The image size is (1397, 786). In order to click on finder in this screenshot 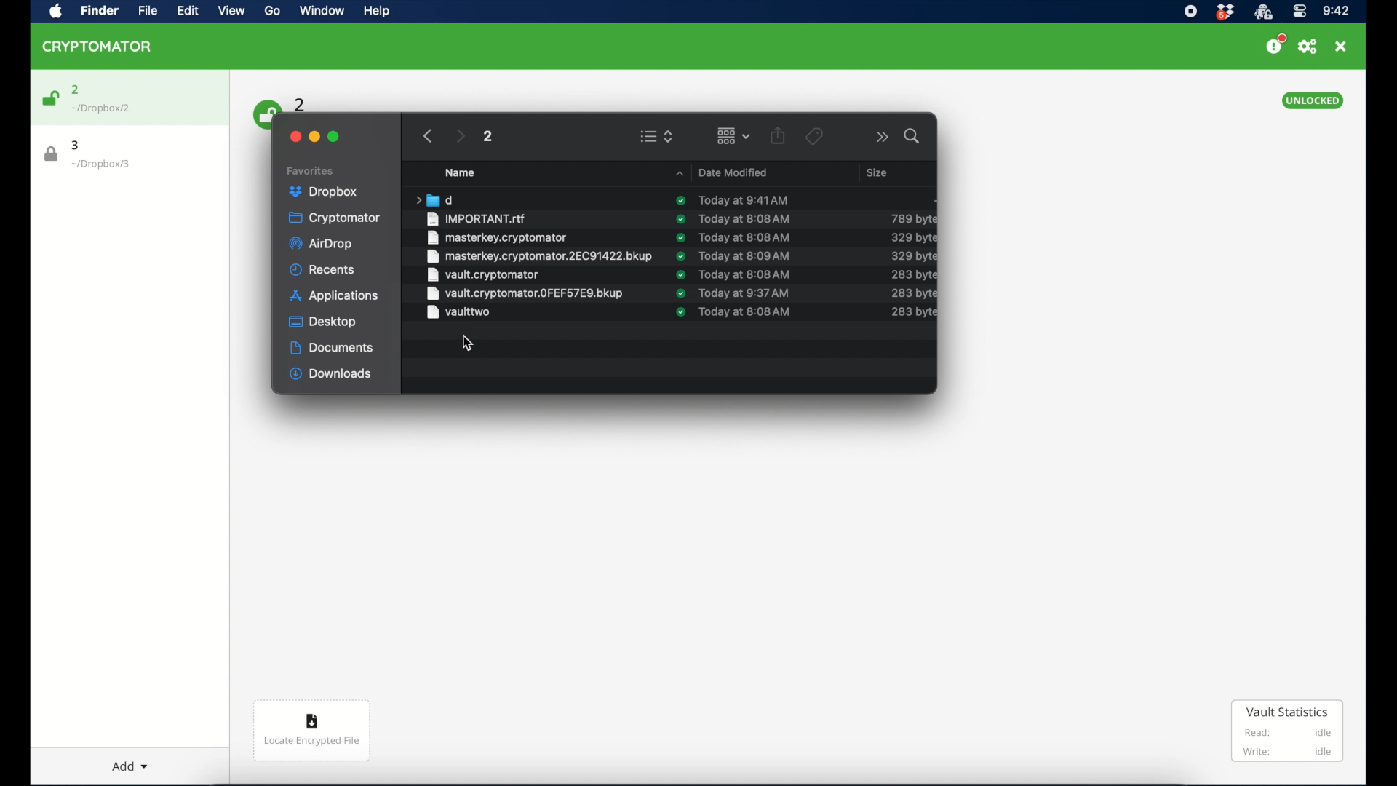, I will do `click(97, 10)`.